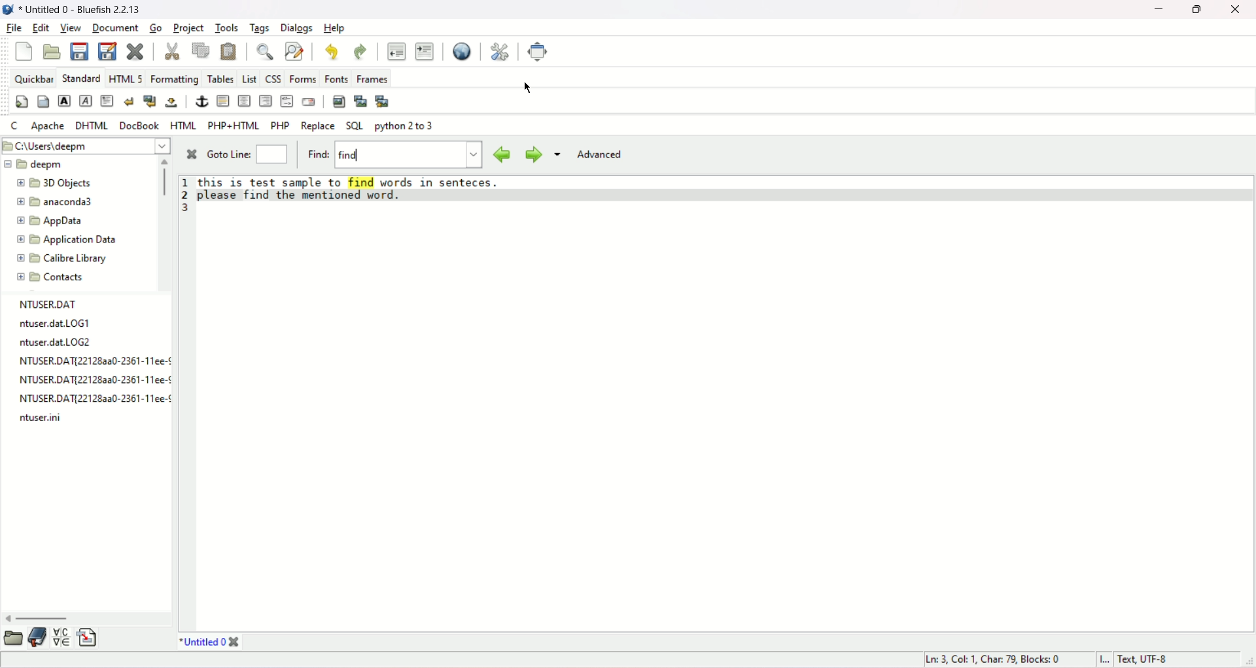 This screenshot has width=1256, height=668. What do you see at coordinates (52, 324) in the screenshot?
I see `ntuser.dat.LOG1` at bounding box center [52, 324].